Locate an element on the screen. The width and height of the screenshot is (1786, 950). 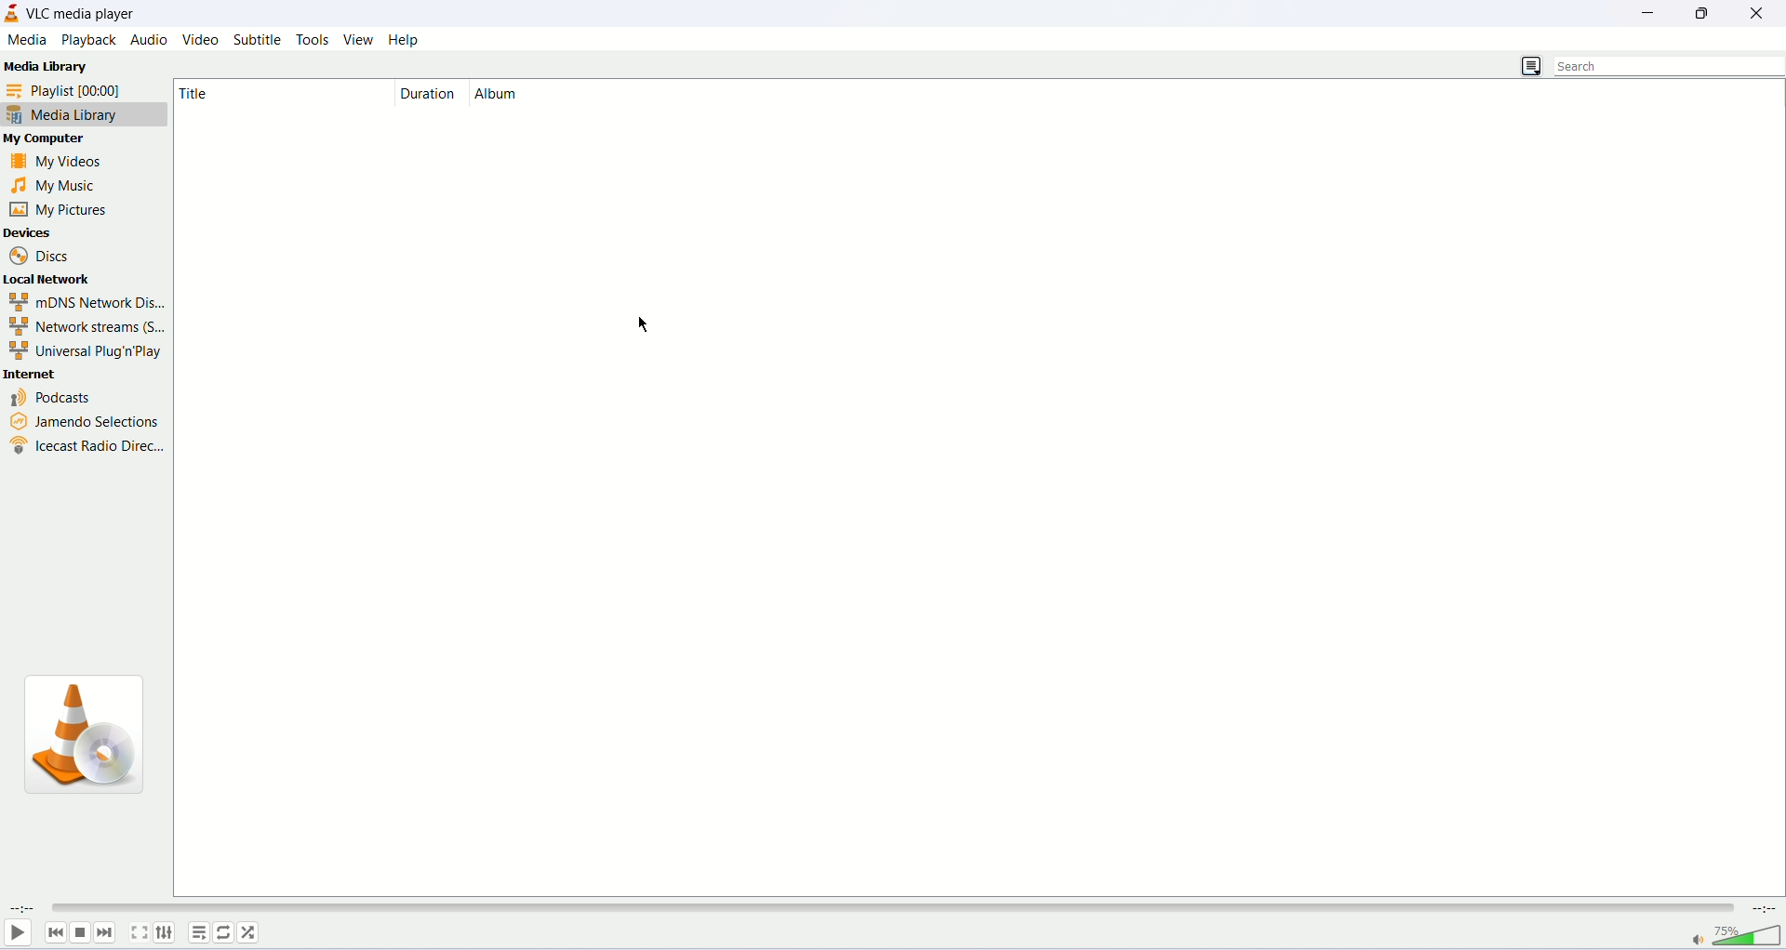
cursor is located at coordinates (638, 325).